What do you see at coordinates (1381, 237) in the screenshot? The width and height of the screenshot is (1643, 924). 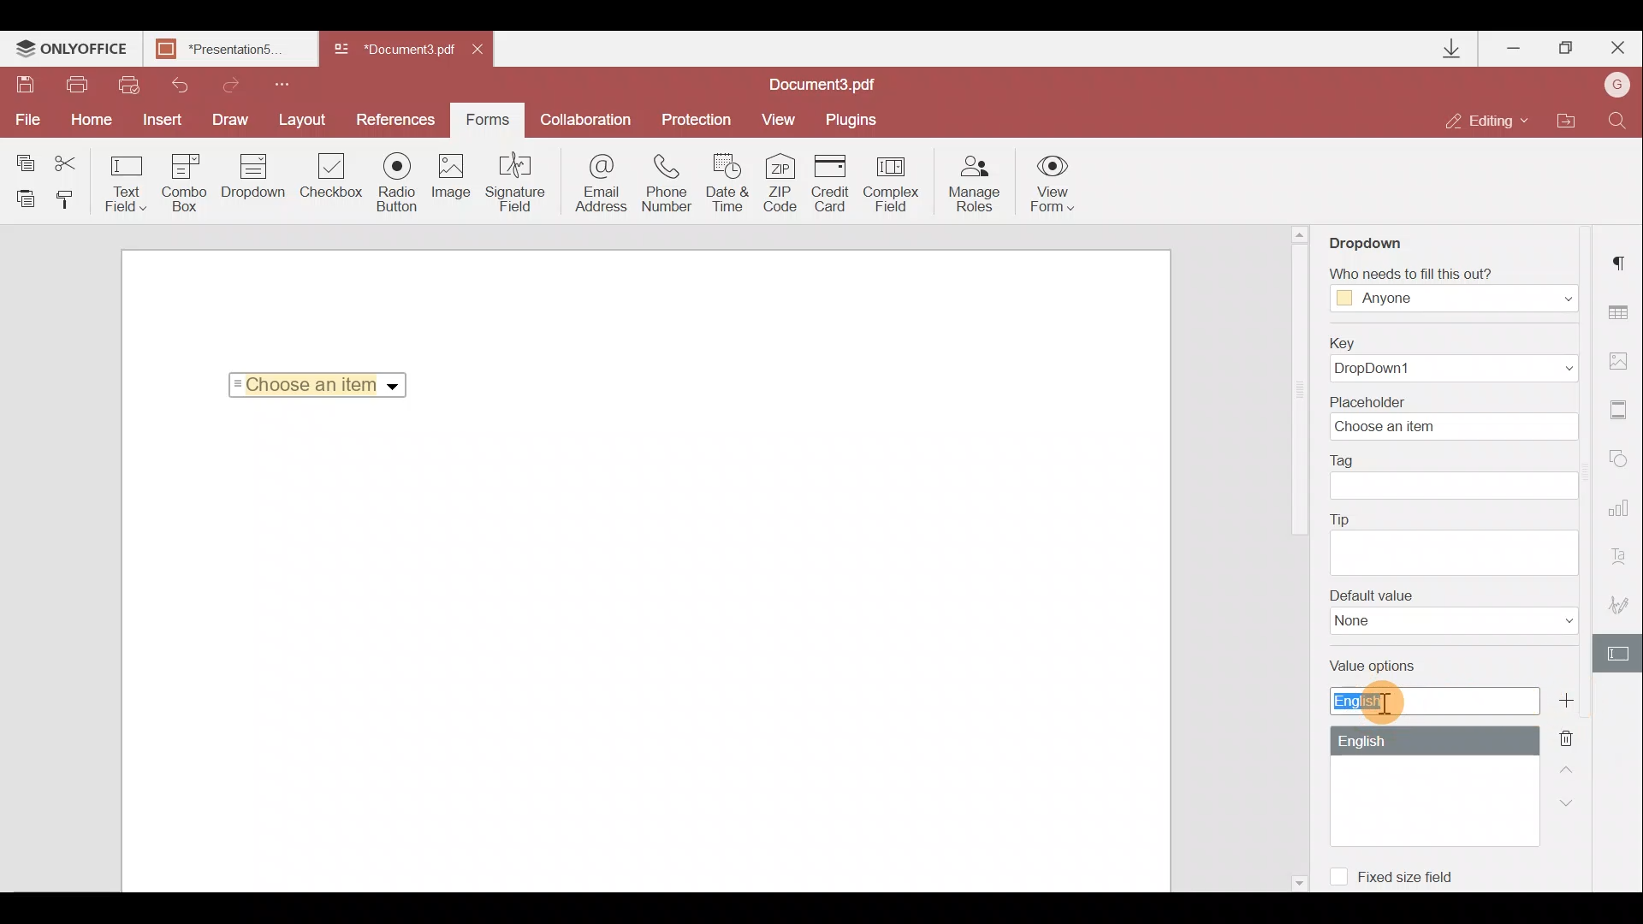 I see `Dropdown` at bounding box center [1381, 237].